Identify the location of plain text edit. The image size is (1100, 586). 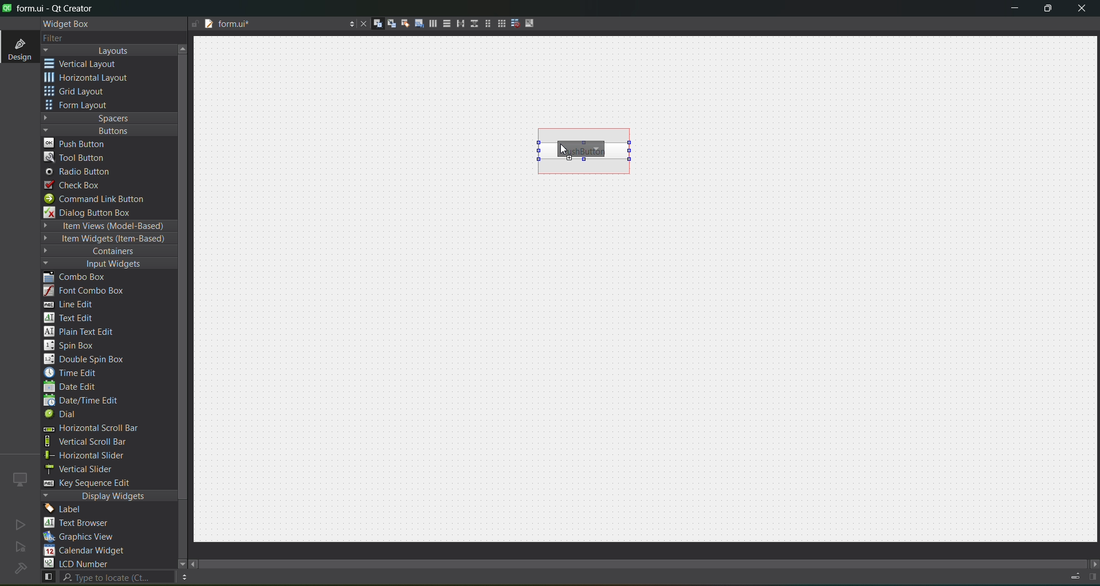
(84, 332).